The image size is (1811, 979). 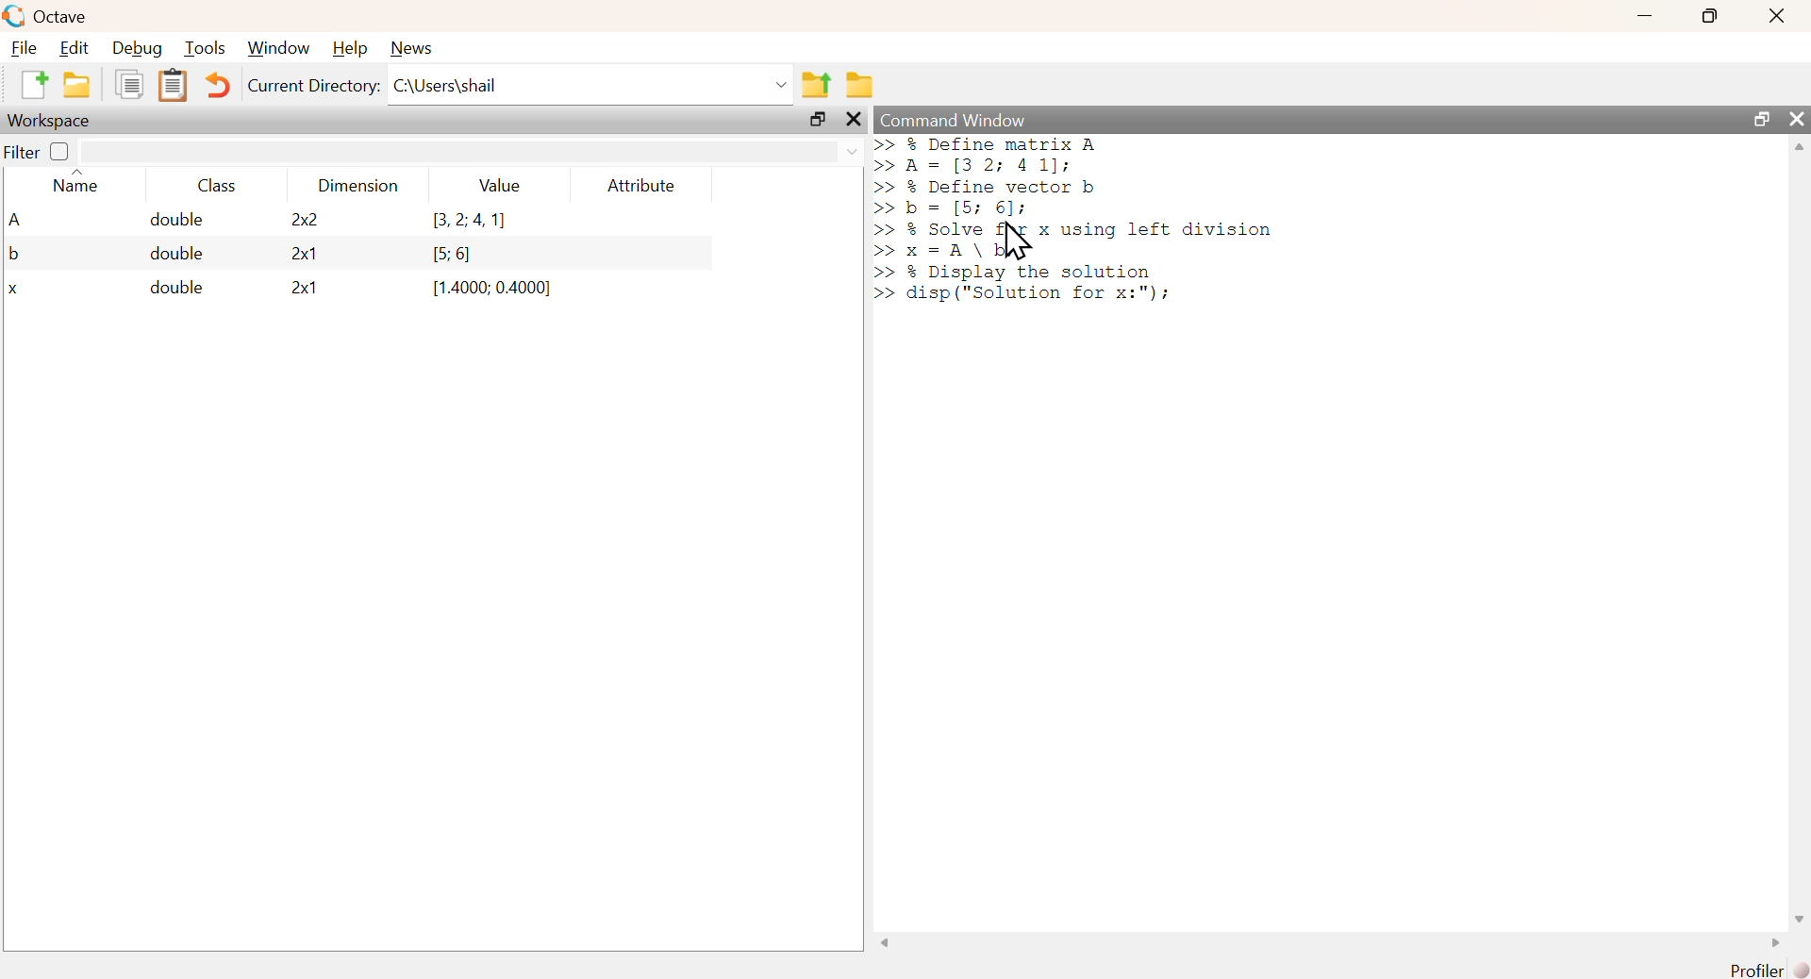 I want to click on dimension, so click(x=357, y=189).